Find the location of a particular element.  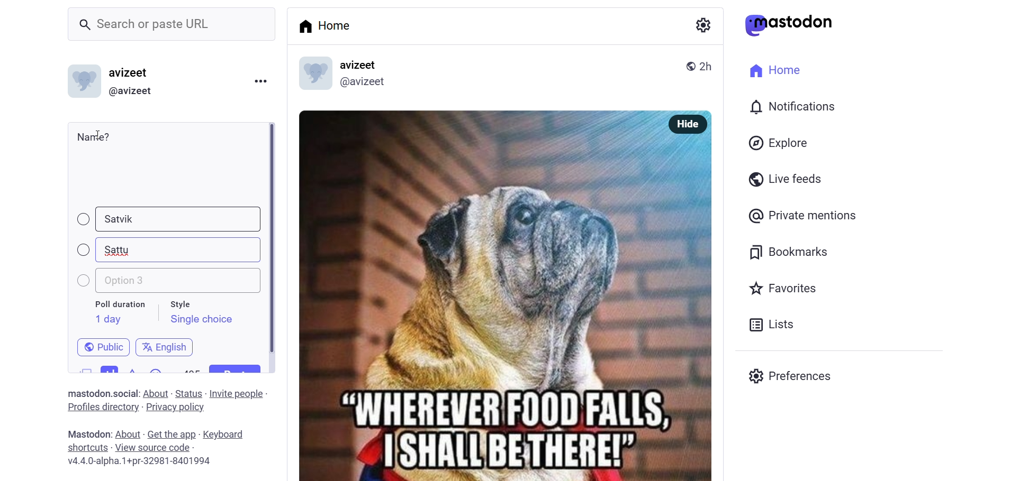

style is located at coordinates (183, 302).